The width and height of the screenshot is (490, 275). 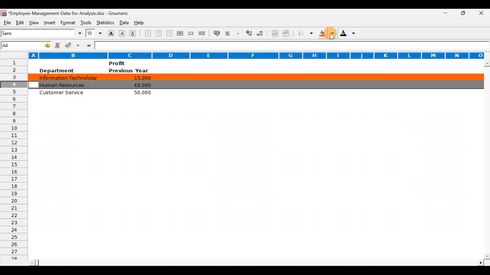 What do you see at coordinates (88, 45) in the screenshot?
I see `Enter formula` at bounding box center [88, 45].